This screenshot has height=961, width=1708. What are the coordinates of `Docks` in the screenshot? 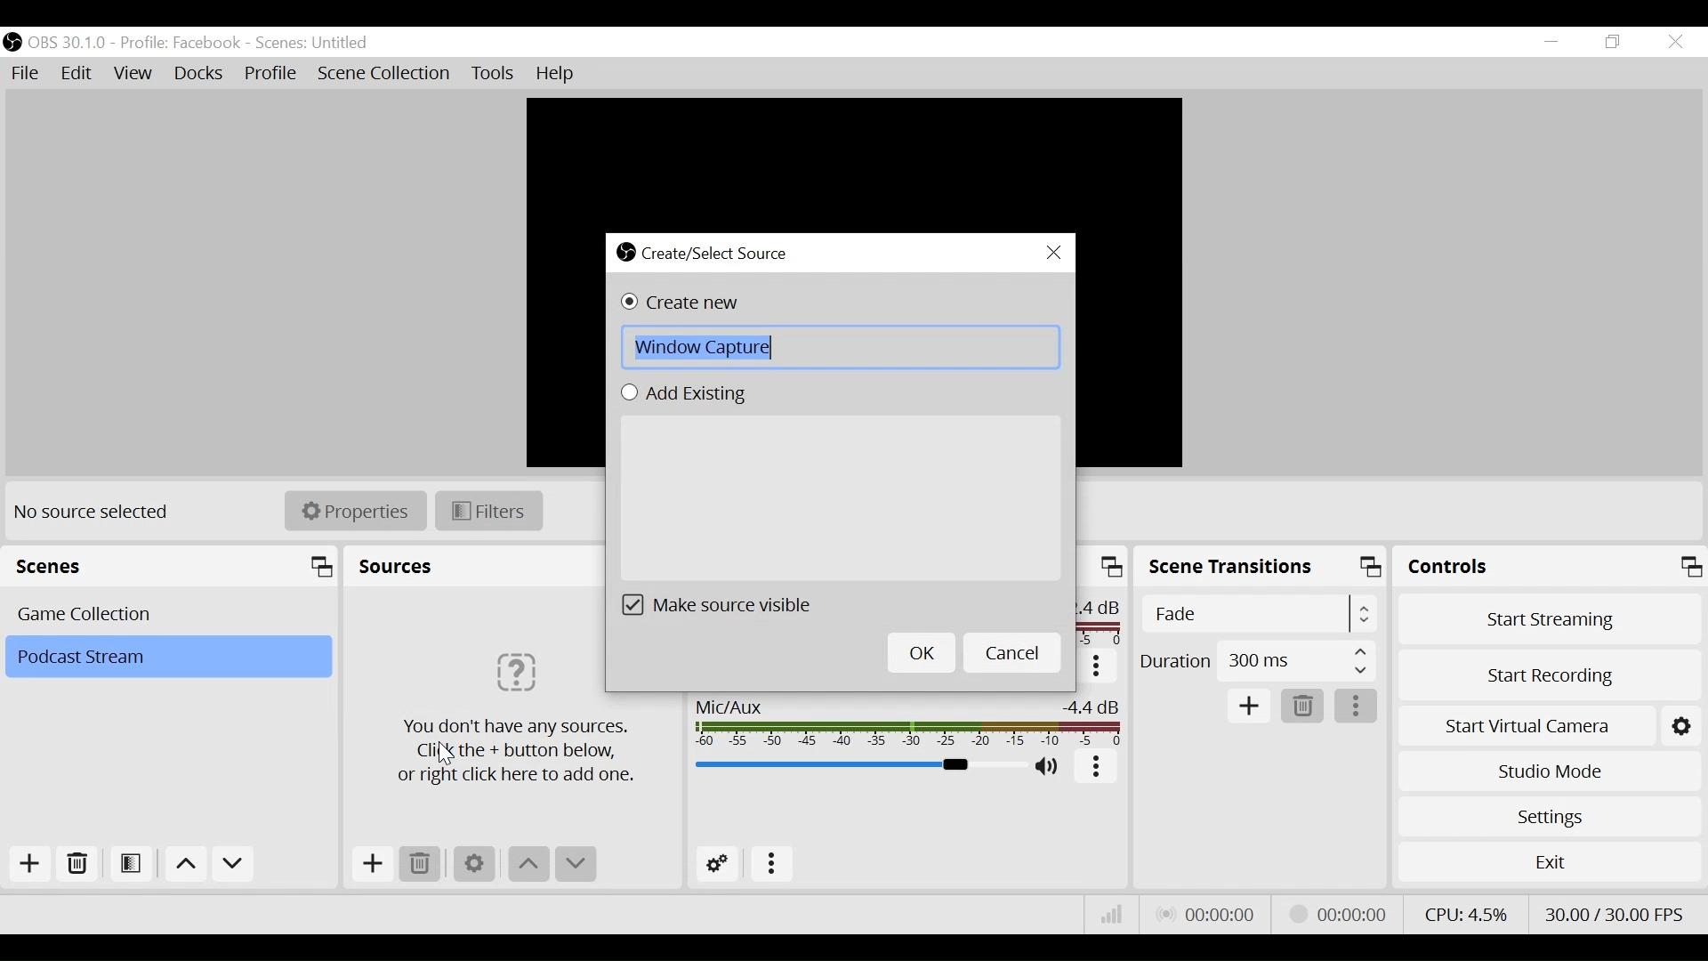 It's located at (198, 74).